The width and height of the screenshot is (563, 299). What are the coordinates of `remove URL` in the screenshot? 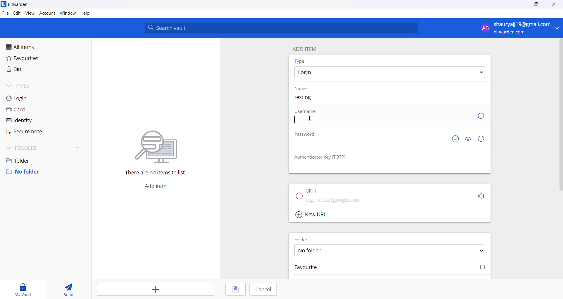 It's located at (299, 196).